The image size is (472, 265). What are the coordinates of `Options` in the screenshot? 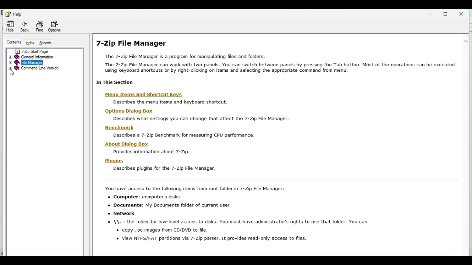 It's located at (56, 27).